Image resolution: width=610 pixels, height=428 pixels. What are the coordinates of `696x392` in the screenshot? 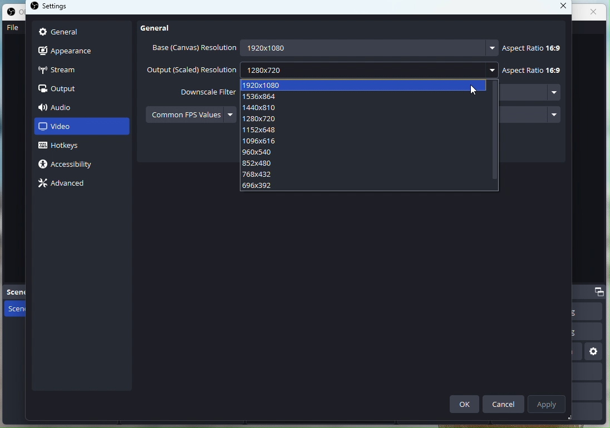 It's located at (362, 187).